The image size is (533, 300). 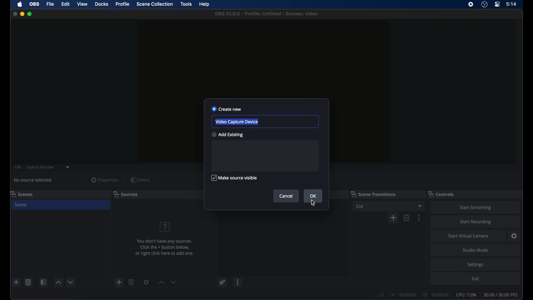 I want to click on delete, so click(x=406, y=218).